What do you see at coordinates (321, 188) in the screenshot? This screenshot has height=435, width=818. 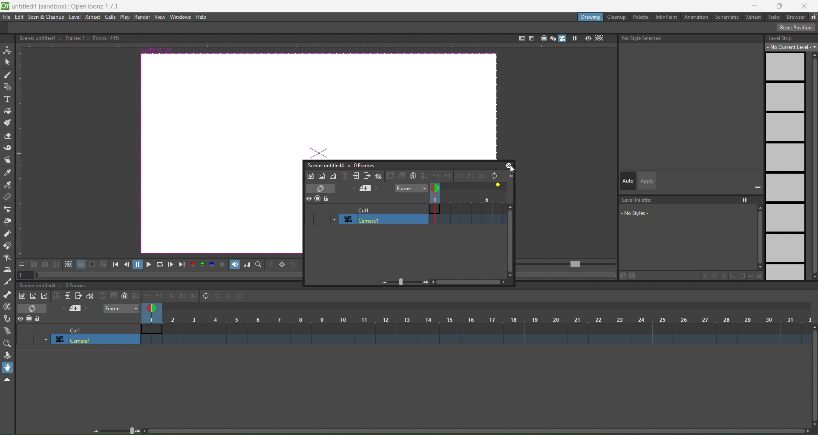 I see `` at bounding box center [321, 188].